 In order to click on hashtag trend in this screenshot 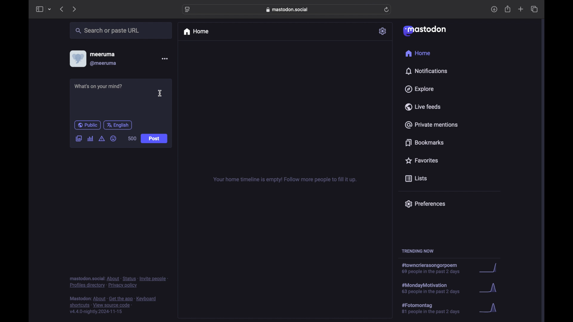, I will do `click(435, 288)`.